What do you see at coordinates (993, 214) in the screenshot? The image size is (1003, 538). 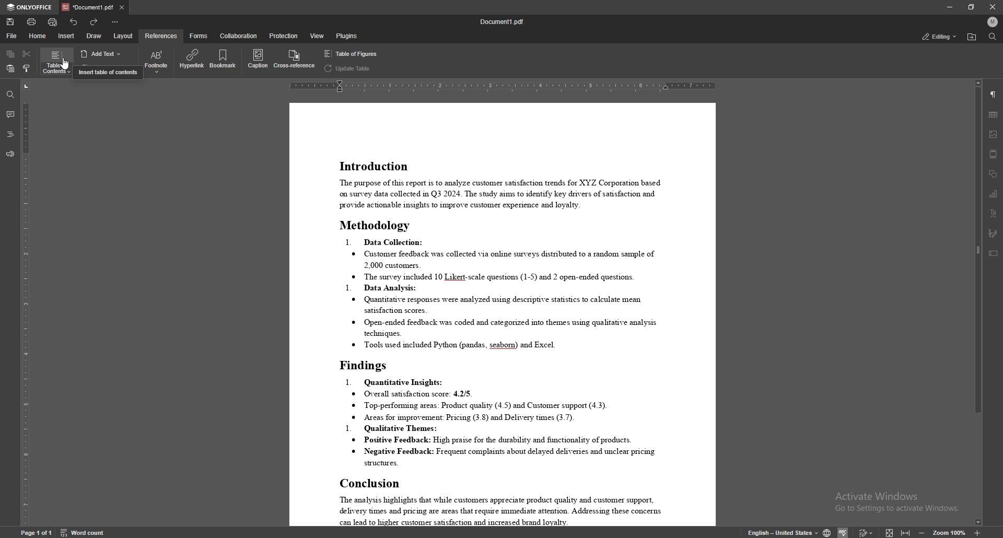 I see `text art` at bounding box center [993, 214].